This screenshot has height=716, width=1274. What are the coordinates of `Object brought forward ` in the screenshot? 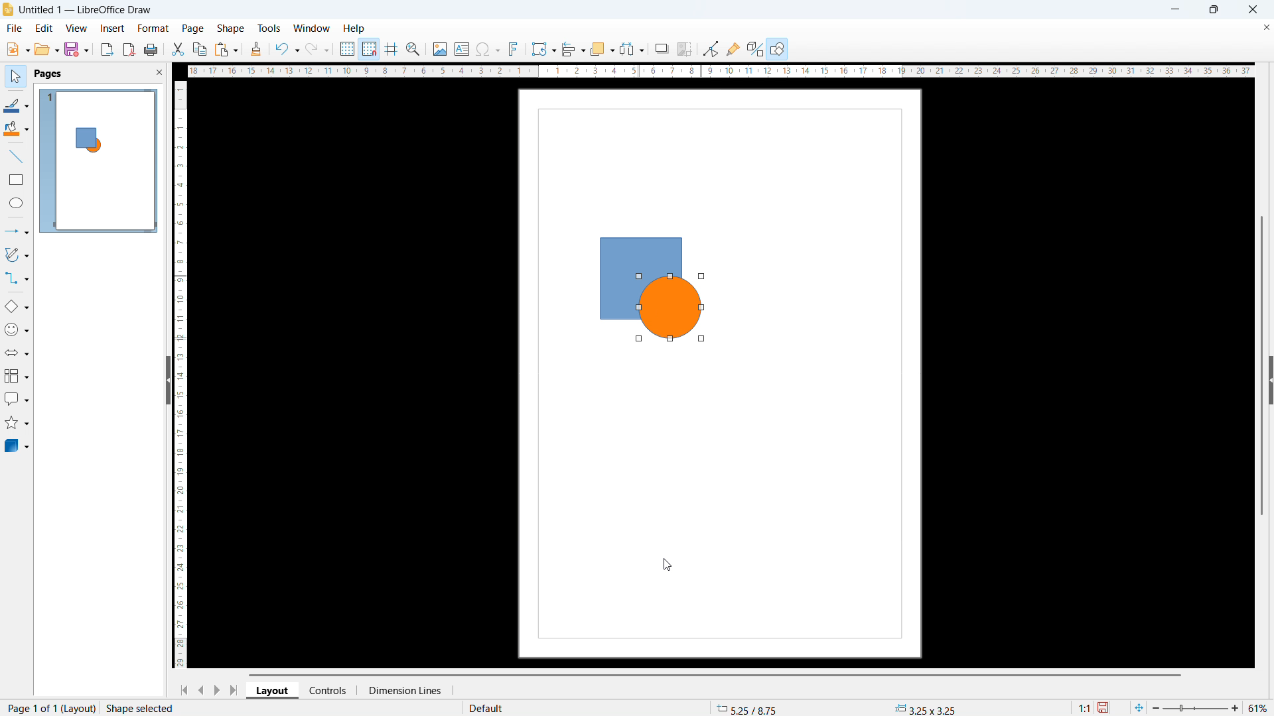 It's located at (648, 290).